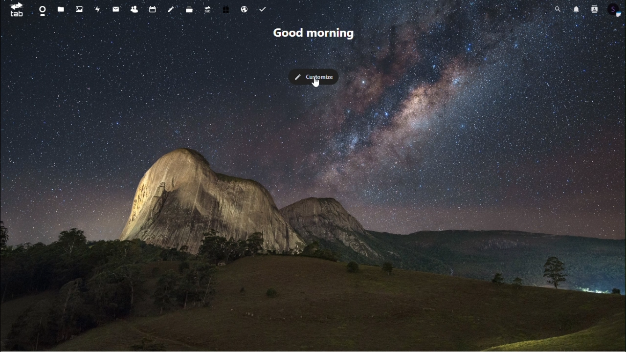  Describe the element at coordinates (595, 11) in the screenshot. I see `contacts` at that location.